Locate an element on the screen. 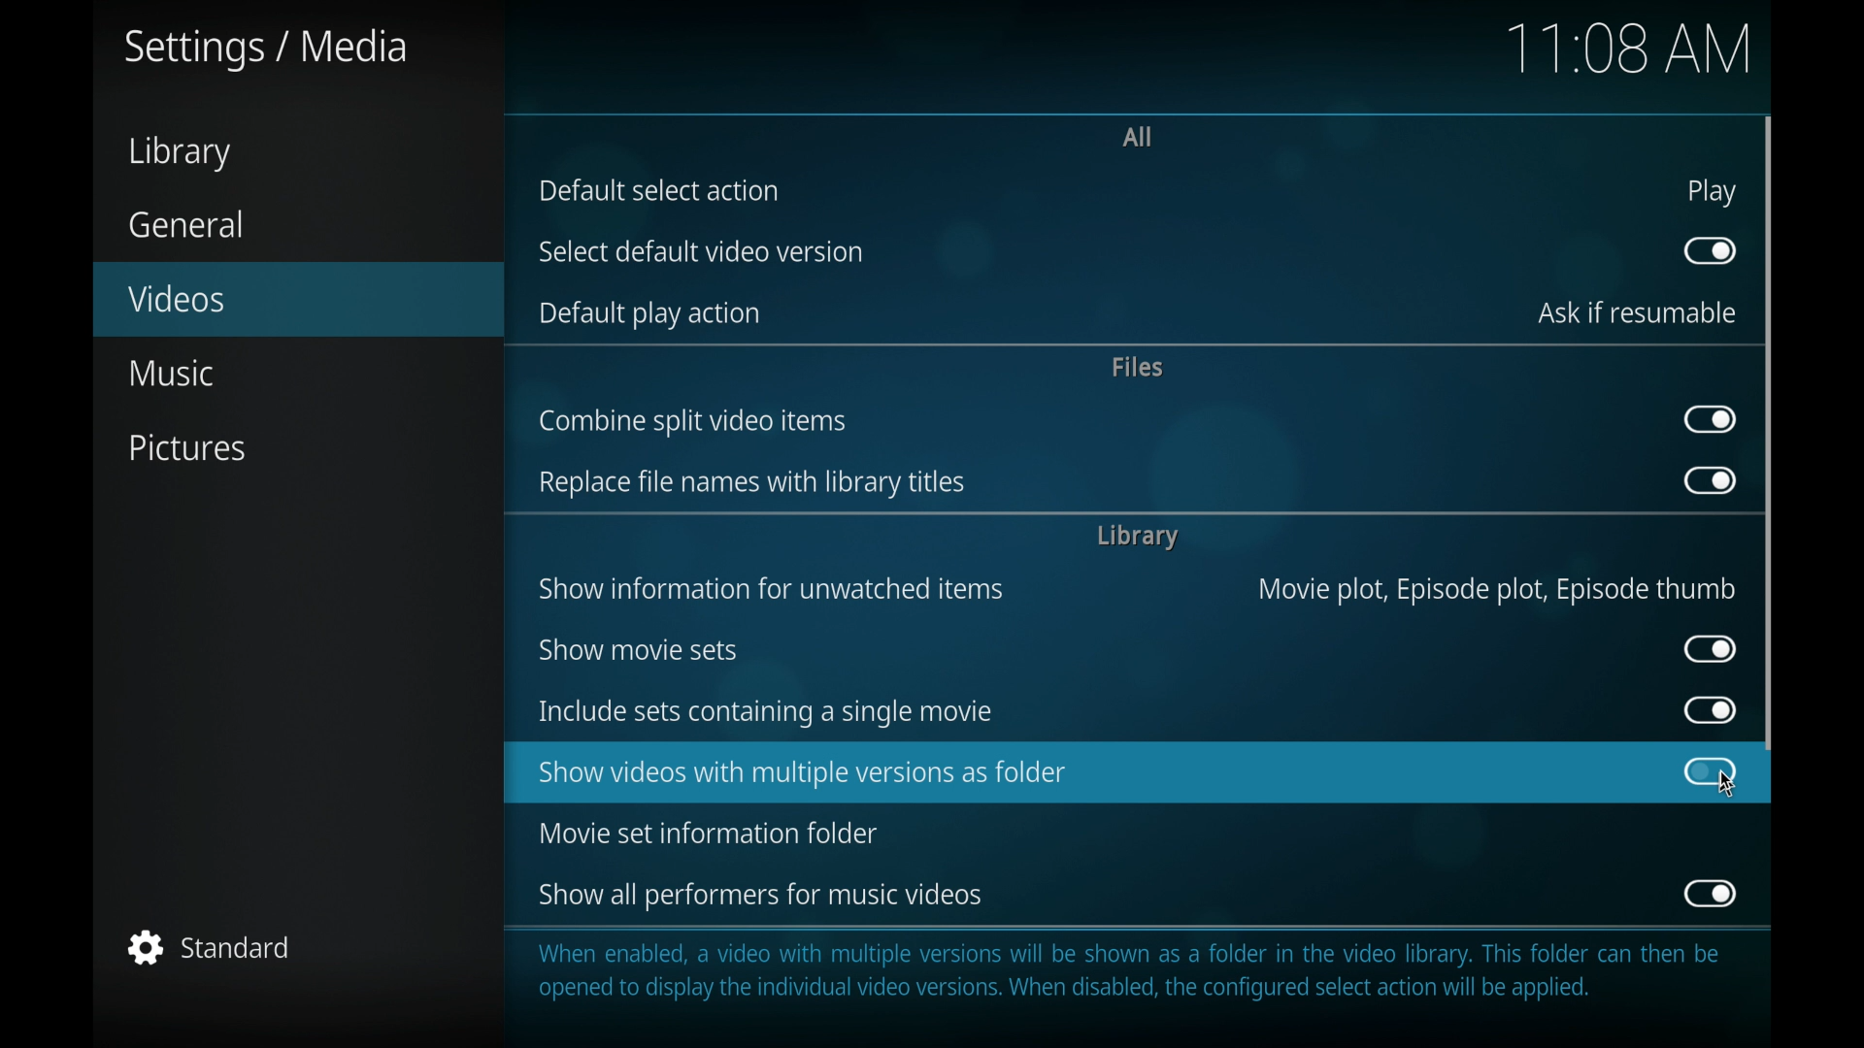 The image size is (1864, 1048). show movie sets is located at coordinates (641, 650).